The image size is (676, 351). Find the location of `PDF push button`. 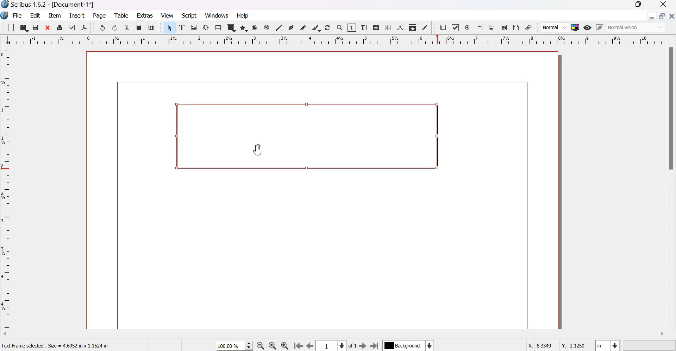

PDF push button is located at coordinates (443, 28).